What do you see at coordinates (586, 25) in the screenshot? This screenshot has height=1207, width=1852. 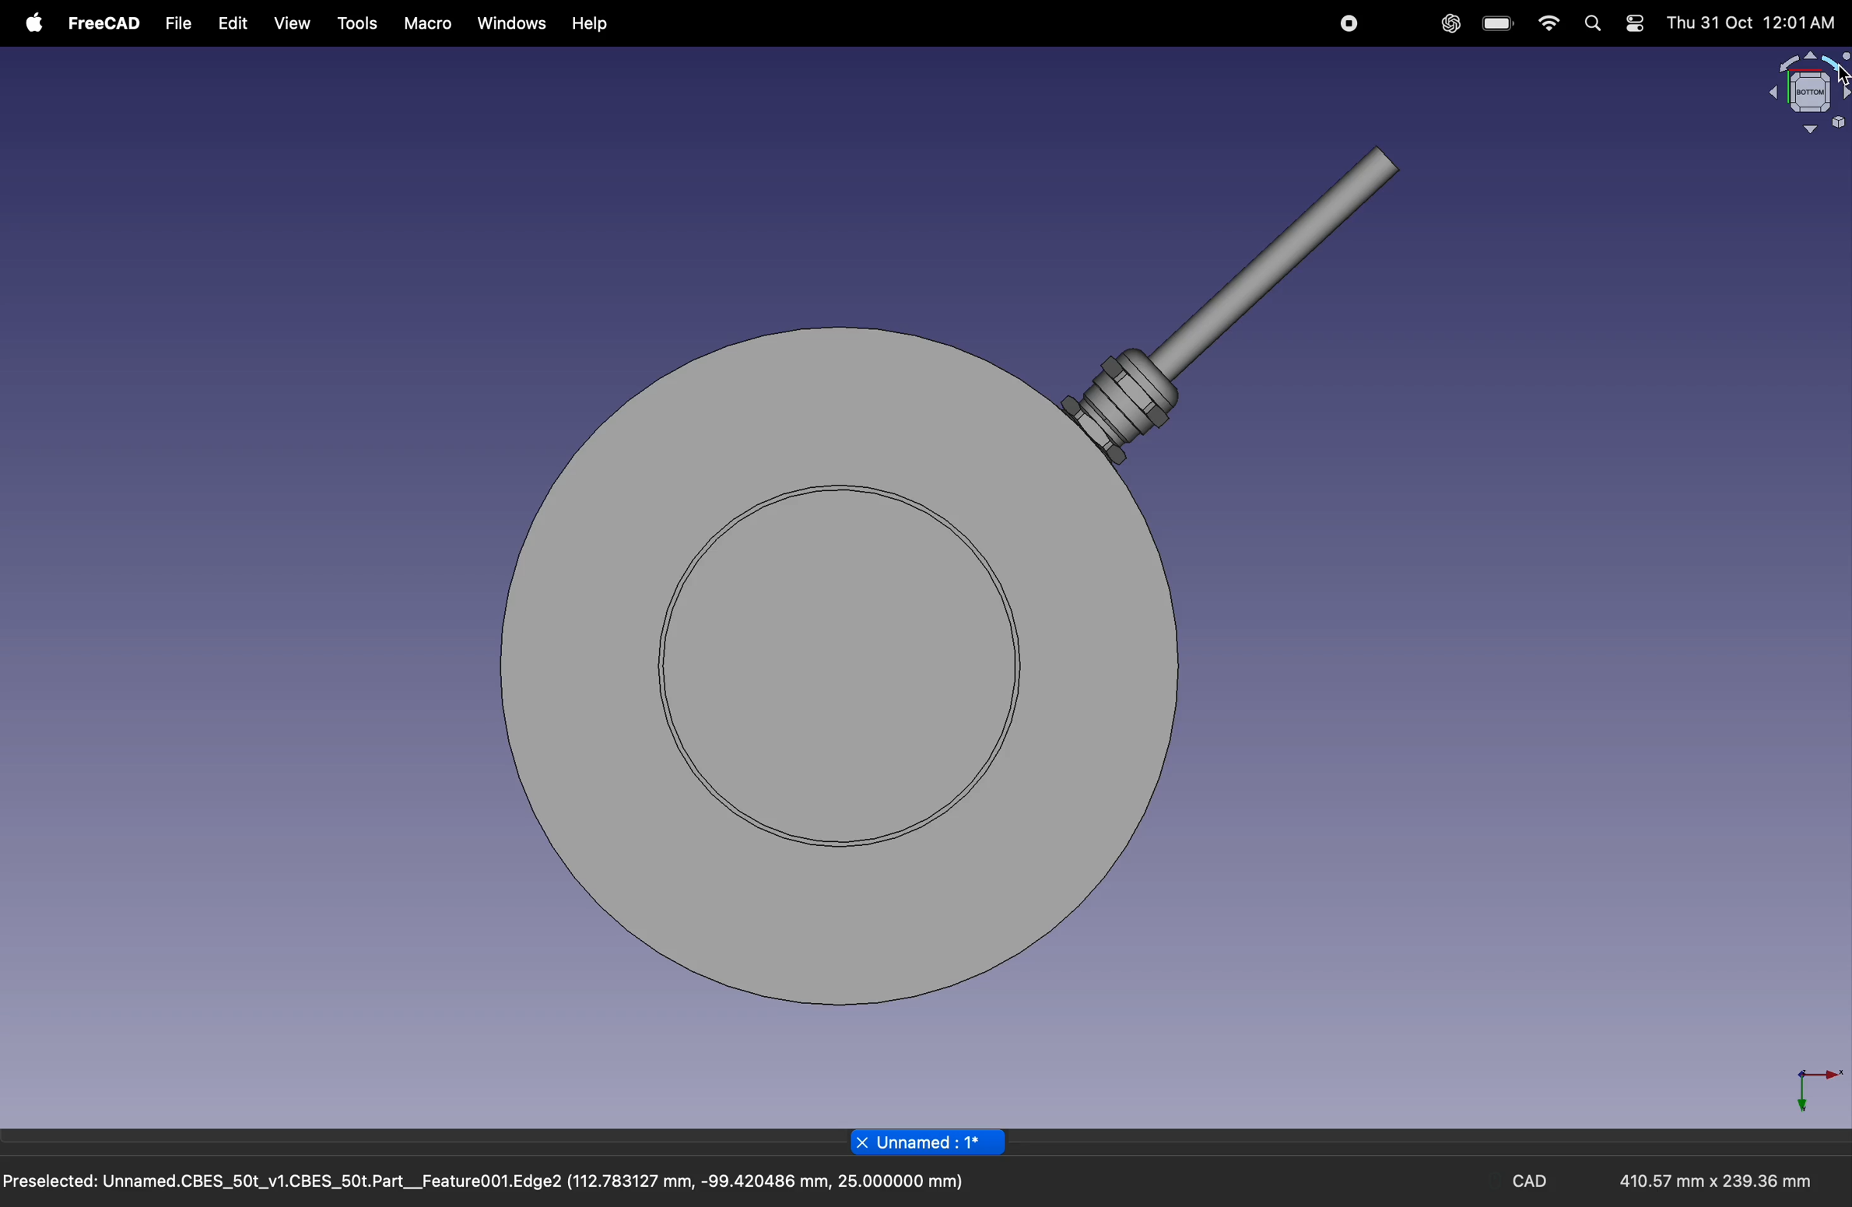 I see `help` at bounding box center [586, 25].